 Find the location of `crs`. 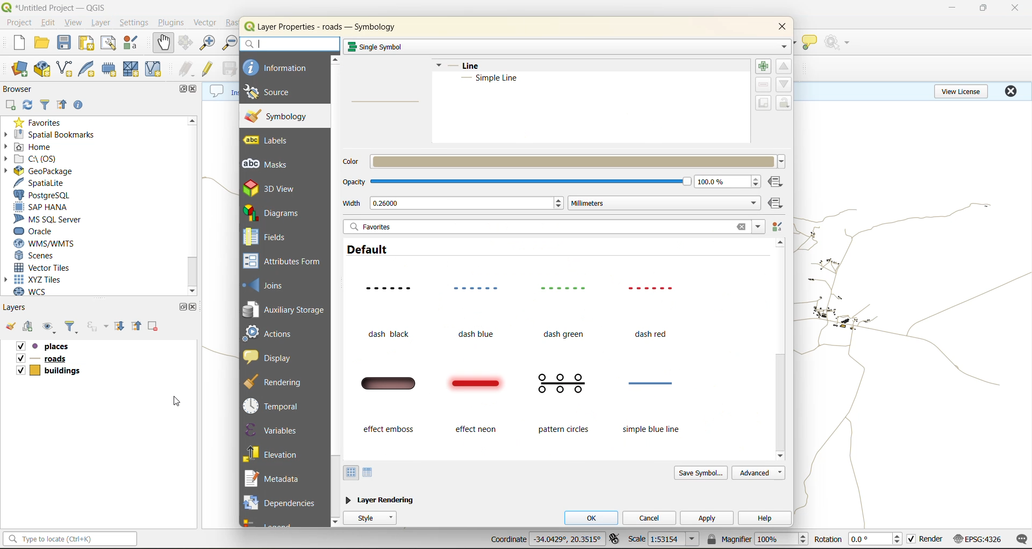

crs is located at coordinates (979, 539).